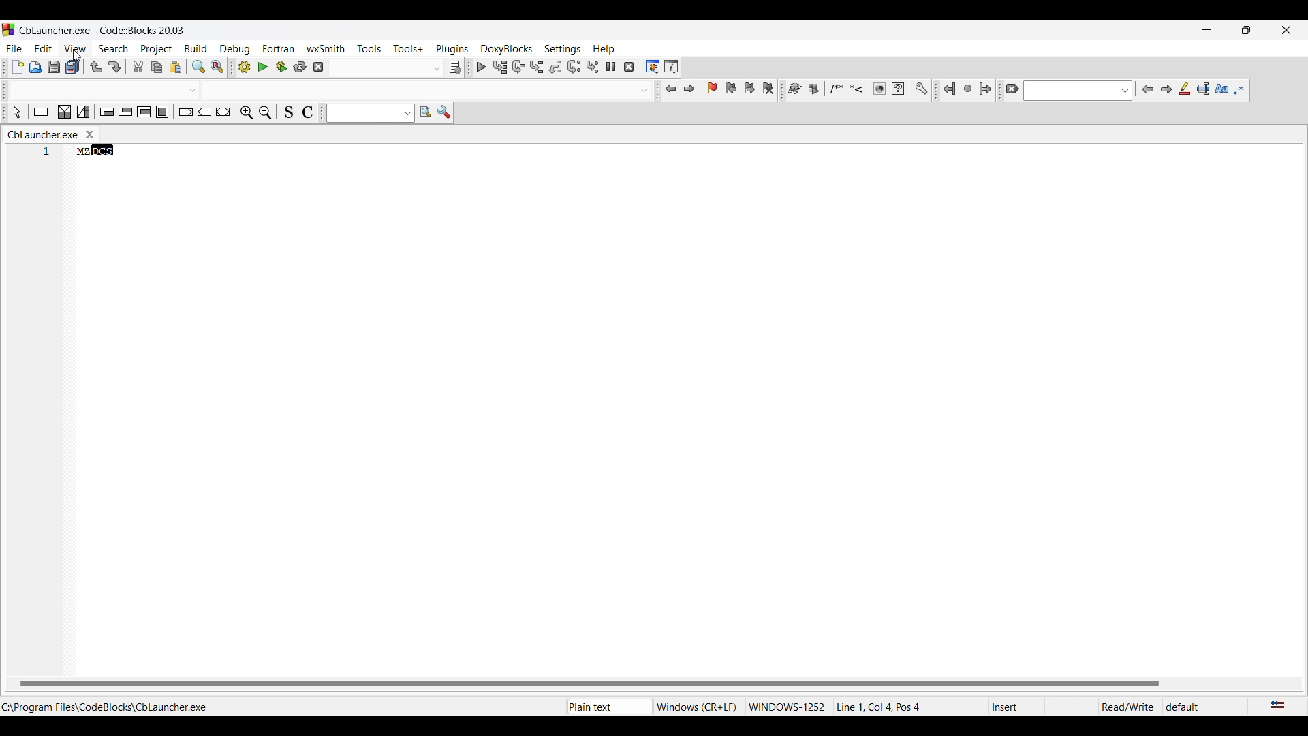  What do you see at coordinates (452, 49) in the screenshot?
I see `Plugins menu` at bounding box center [452, 49].